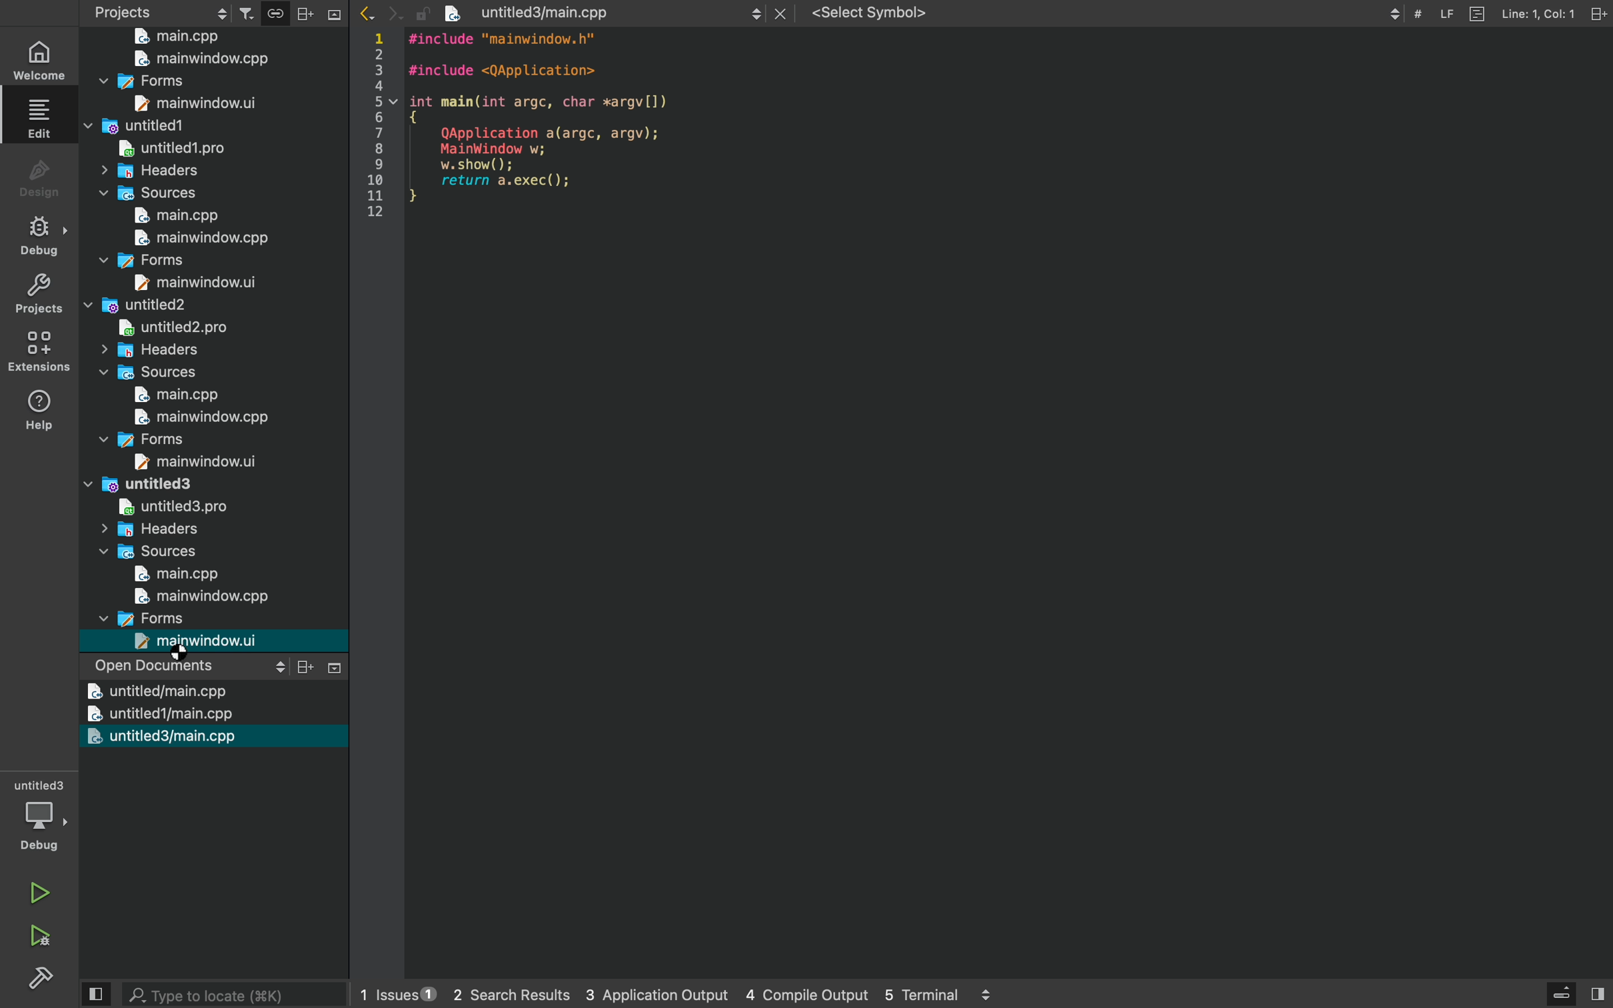 Image resolution: width=1613 pixels, height=1008 pixels. What do you see at coordinates (187, 105) in the screenshot?
I see `Form` at bounding box center [187, 105].